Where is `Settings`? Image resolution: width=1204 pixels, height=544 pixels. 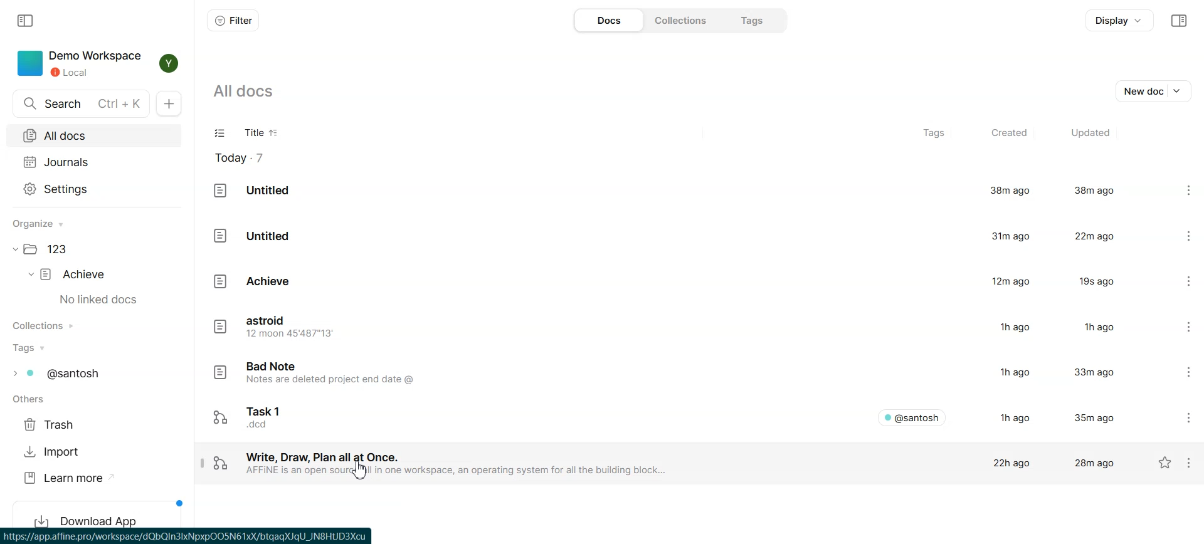 Settings is located at coordinates (1178, 234).